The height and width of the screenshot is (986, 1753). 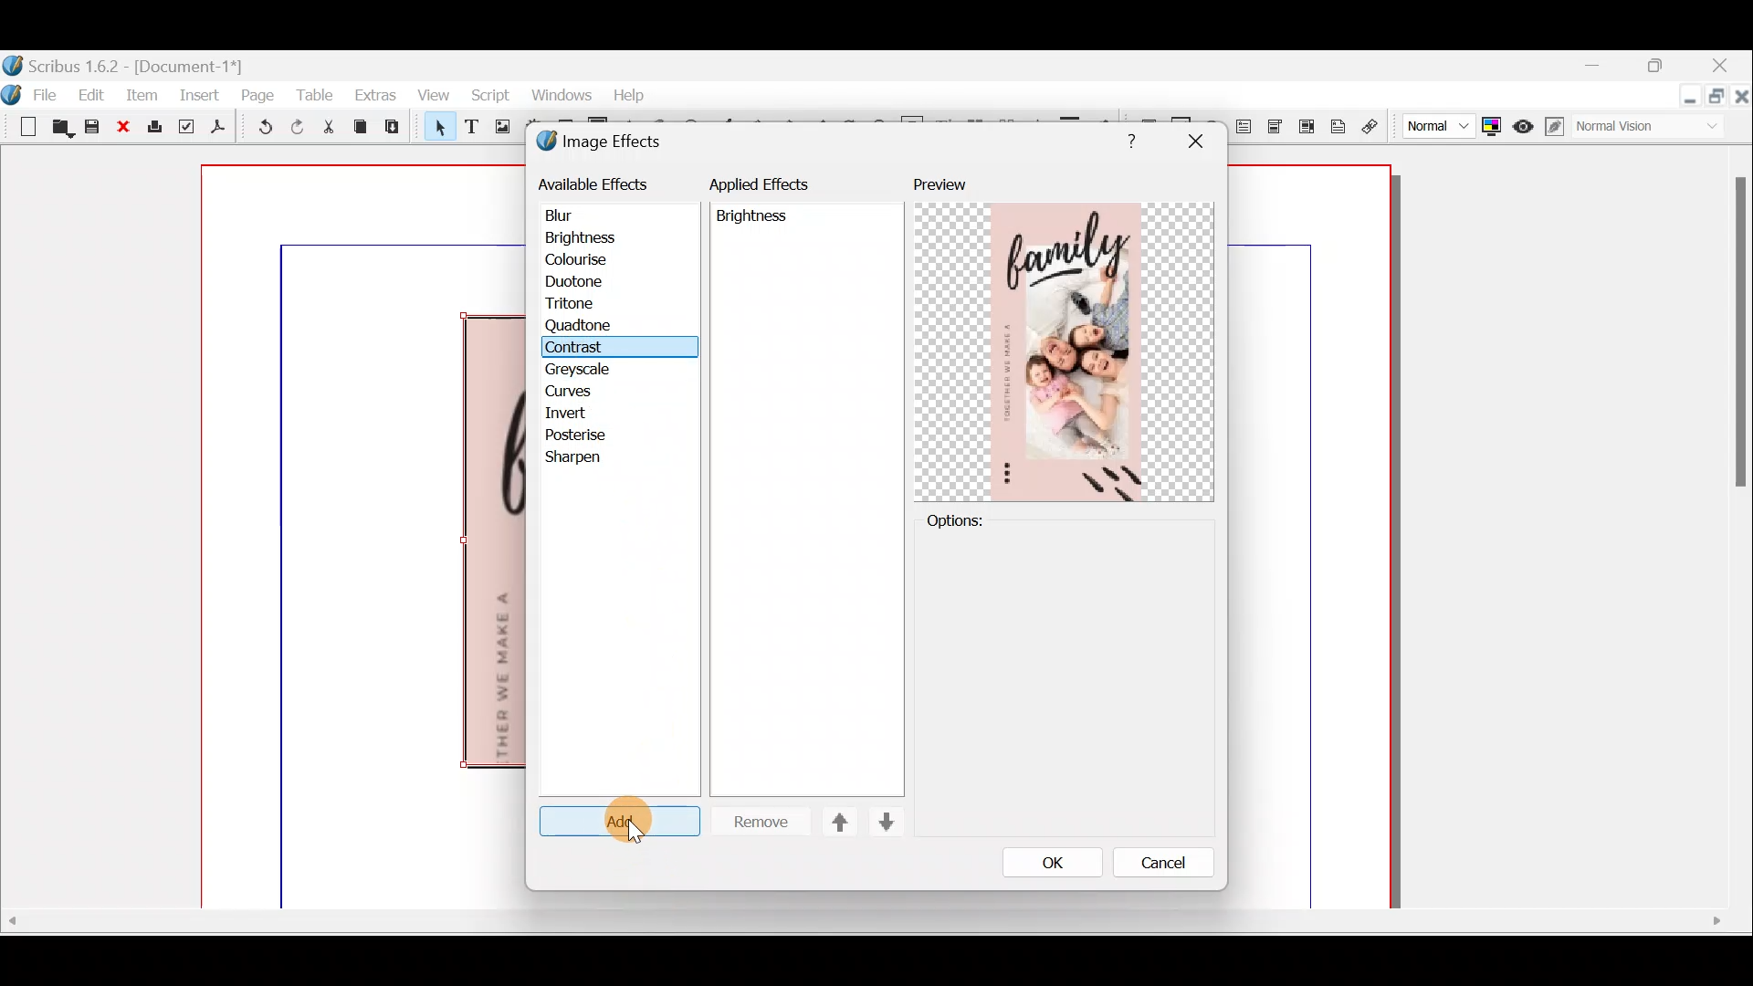 What do you see at coordinates (1434, 123) in the screenshot?
I see `Select image preview quality` at bounding box center [1434, 123].